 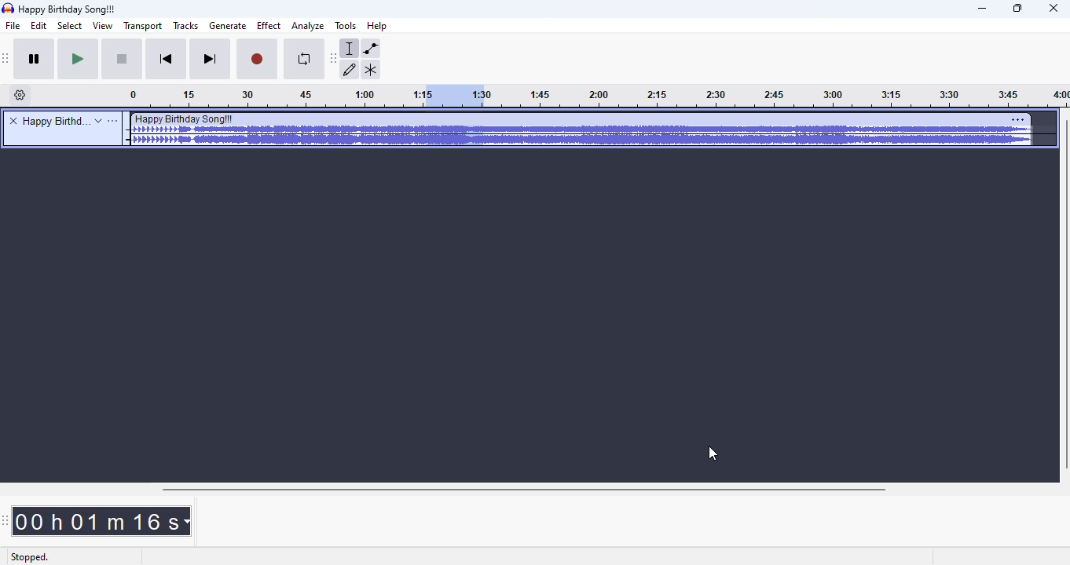 What do you see at coordinates (101, 26) in the screenshot?
I see `view` at bounding box center [101, 26].